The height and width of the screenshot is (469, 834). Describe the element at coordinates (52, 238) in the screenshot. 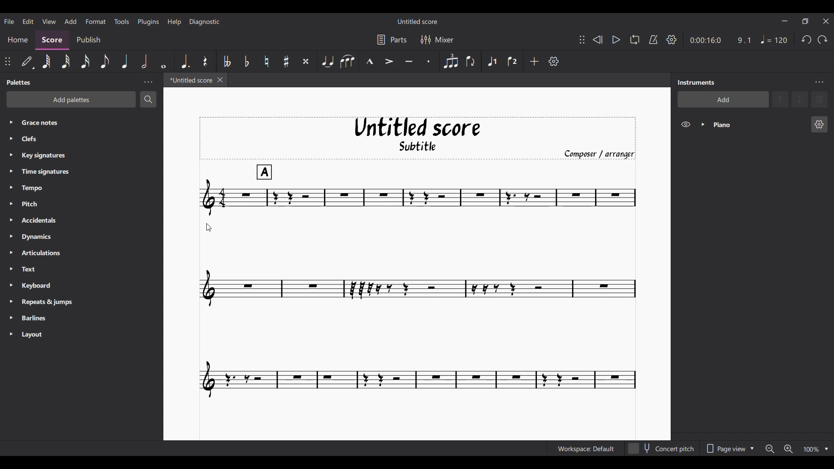

I see `Dynamics` at that location.